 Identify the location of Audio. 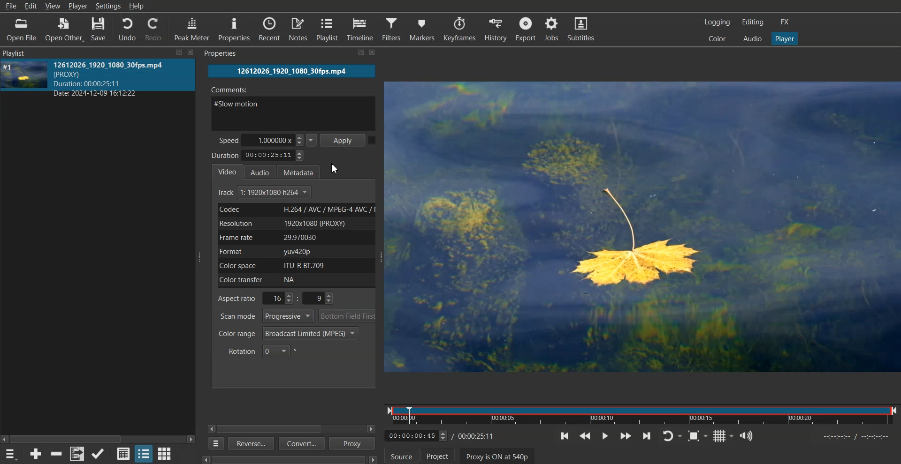
(263, 172).